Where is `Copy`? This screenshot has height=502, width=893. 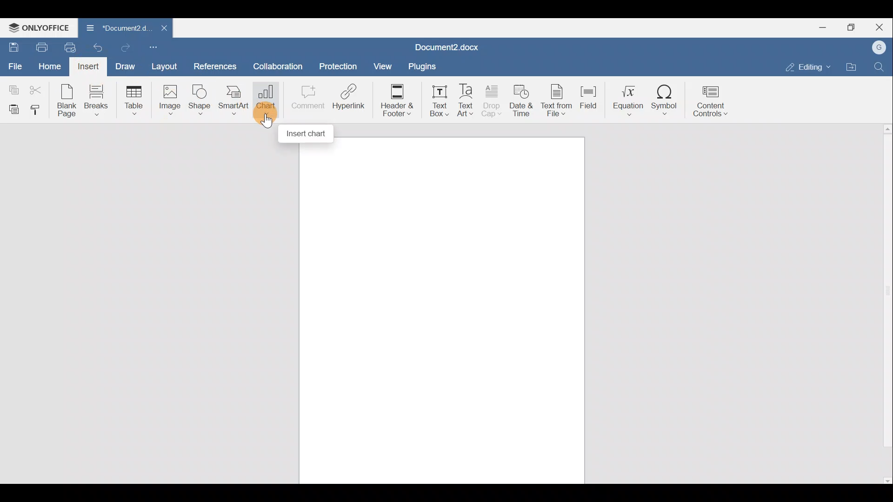 Copy is located at coordinates (12, 88).